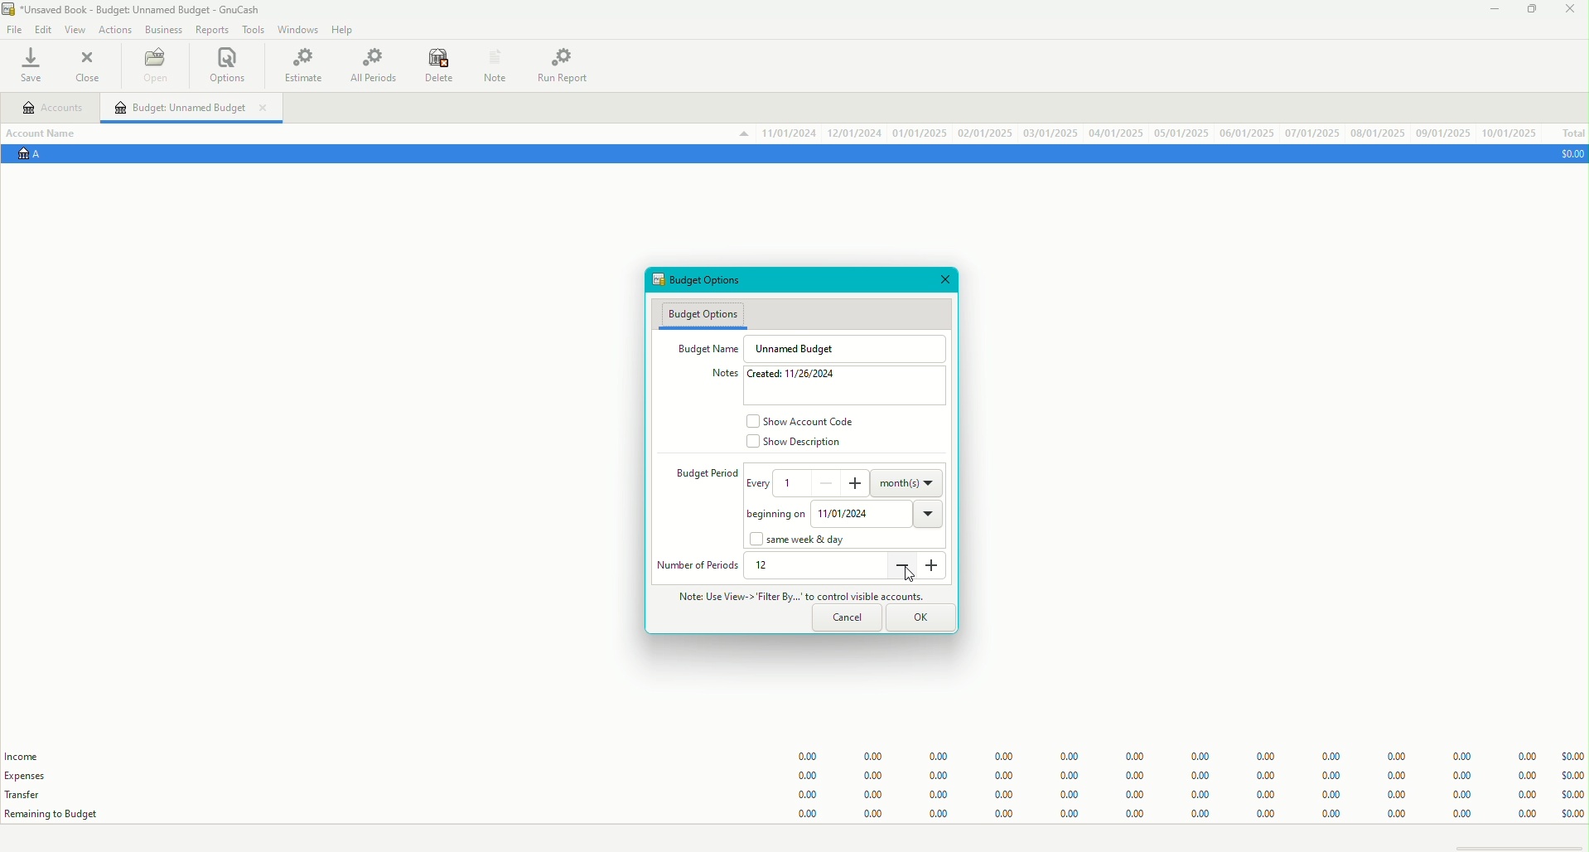 This screenshot has height=852, width=1589. Describe the element at coordinates (193, 108) in the screenshot. I see `Unnamed Budget` at that location.